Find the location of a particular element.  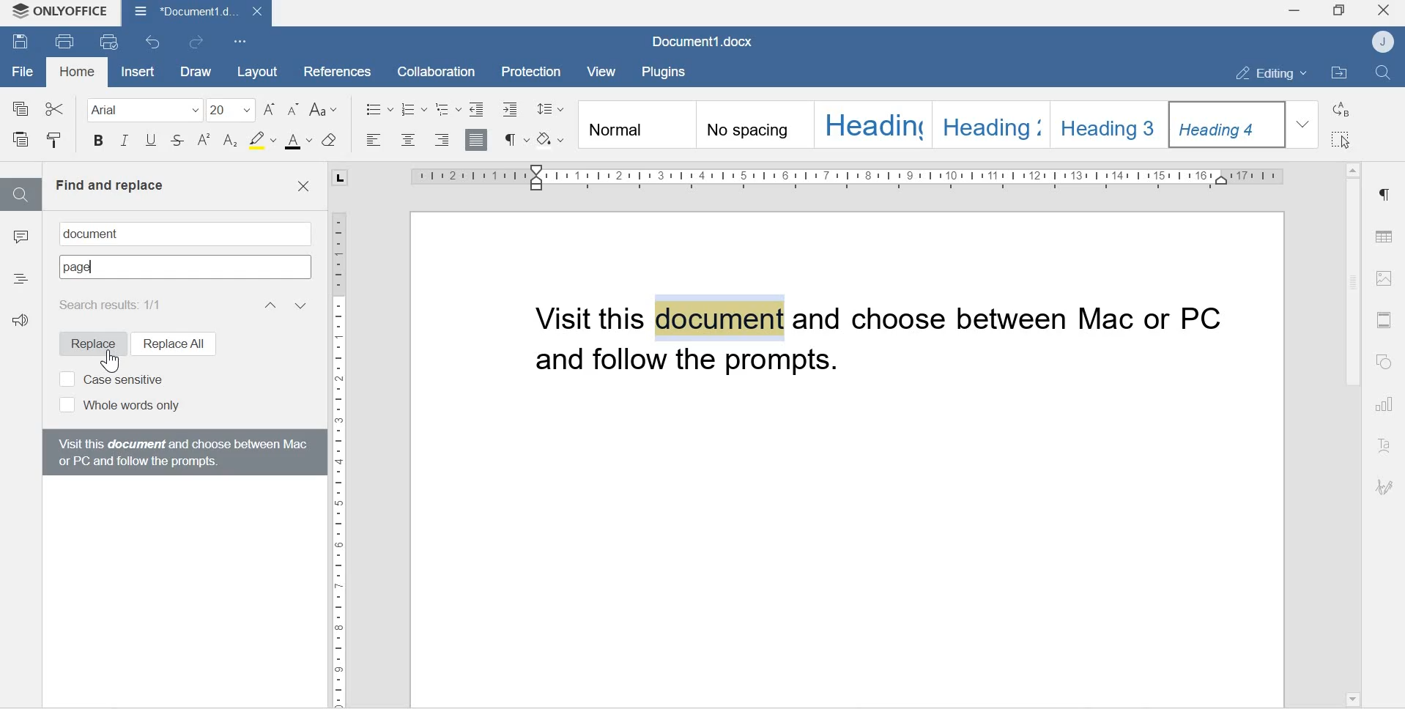

Find and replace is located at coordinates (109, 185).